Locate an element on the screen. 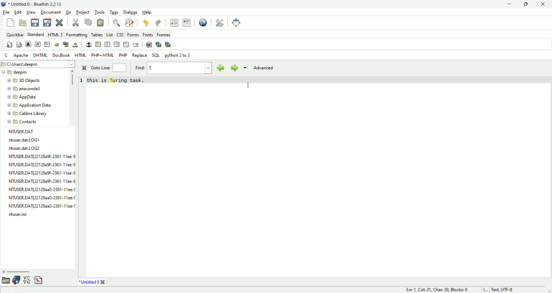  folder name is located at coordinates (30, 113).